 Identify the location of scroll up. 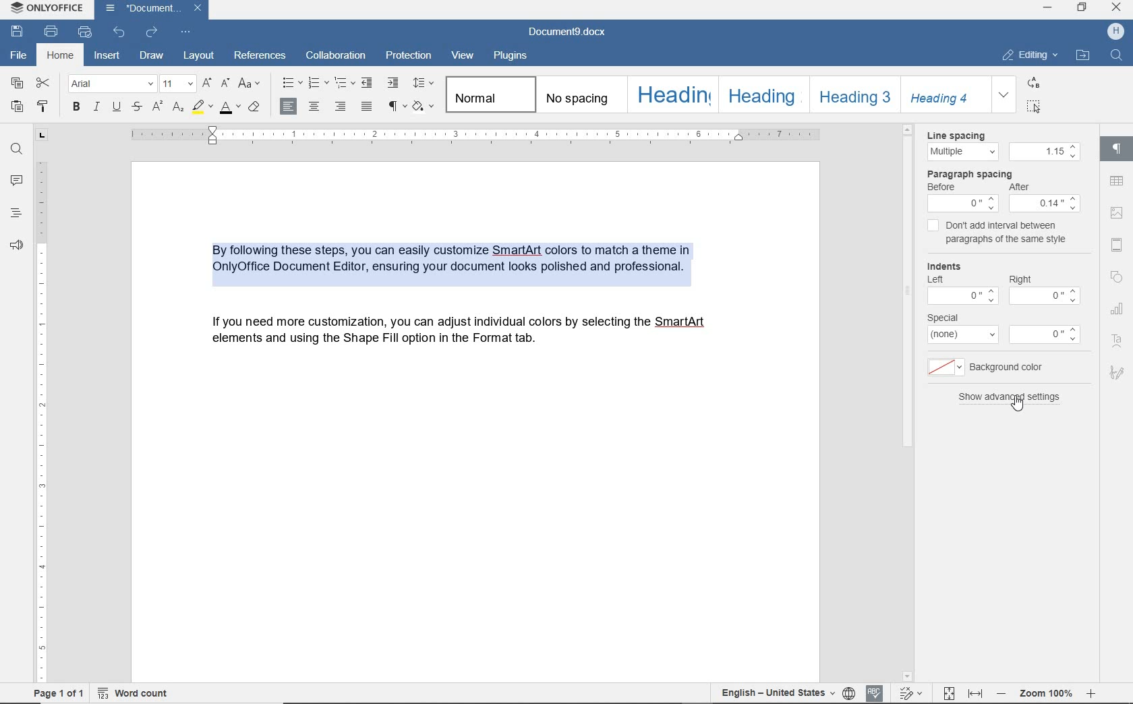
(908, 129).